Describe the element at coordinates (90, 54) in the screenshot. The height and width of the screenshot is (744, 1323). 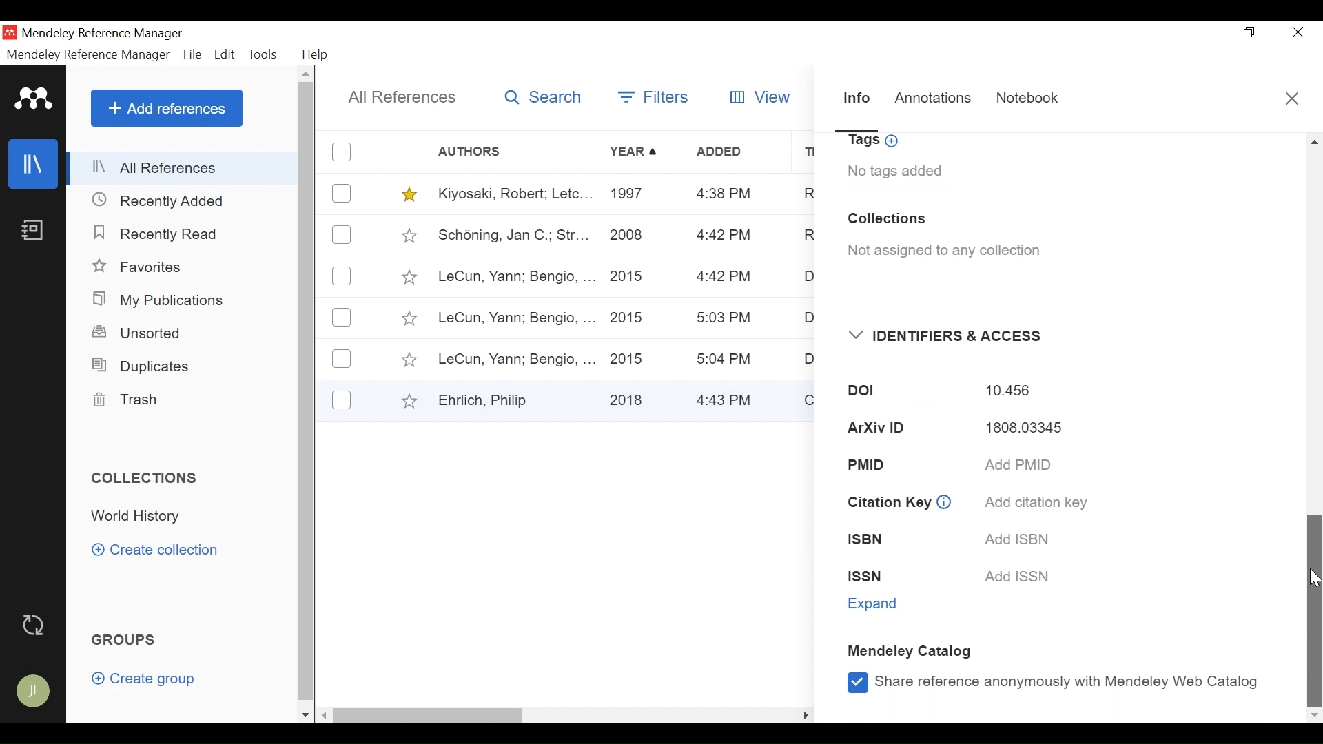
I see `Mendeley Reference Manager` at that location.